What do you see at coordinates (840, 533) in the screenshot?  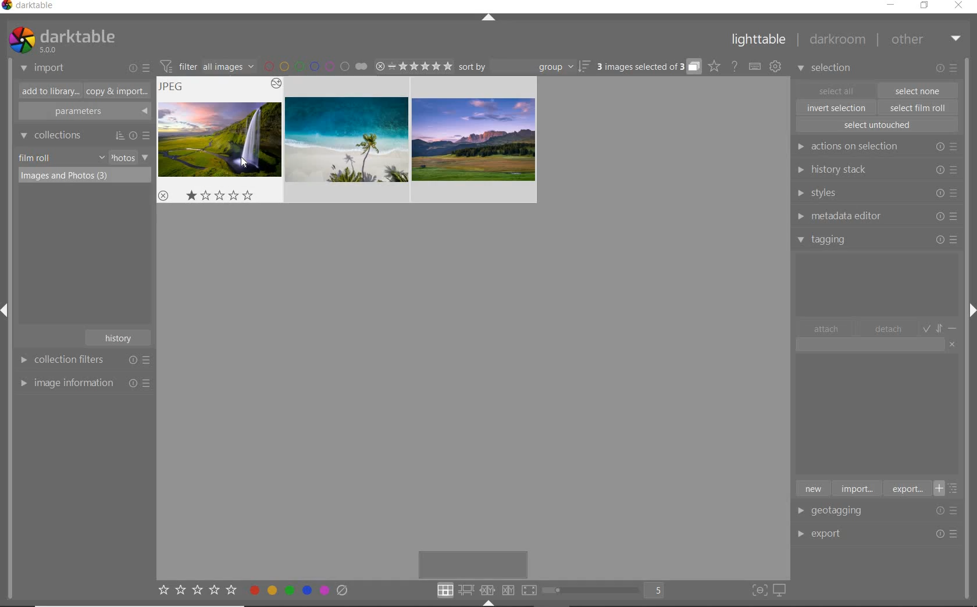 I see `export` at bounding box center [840, 533].